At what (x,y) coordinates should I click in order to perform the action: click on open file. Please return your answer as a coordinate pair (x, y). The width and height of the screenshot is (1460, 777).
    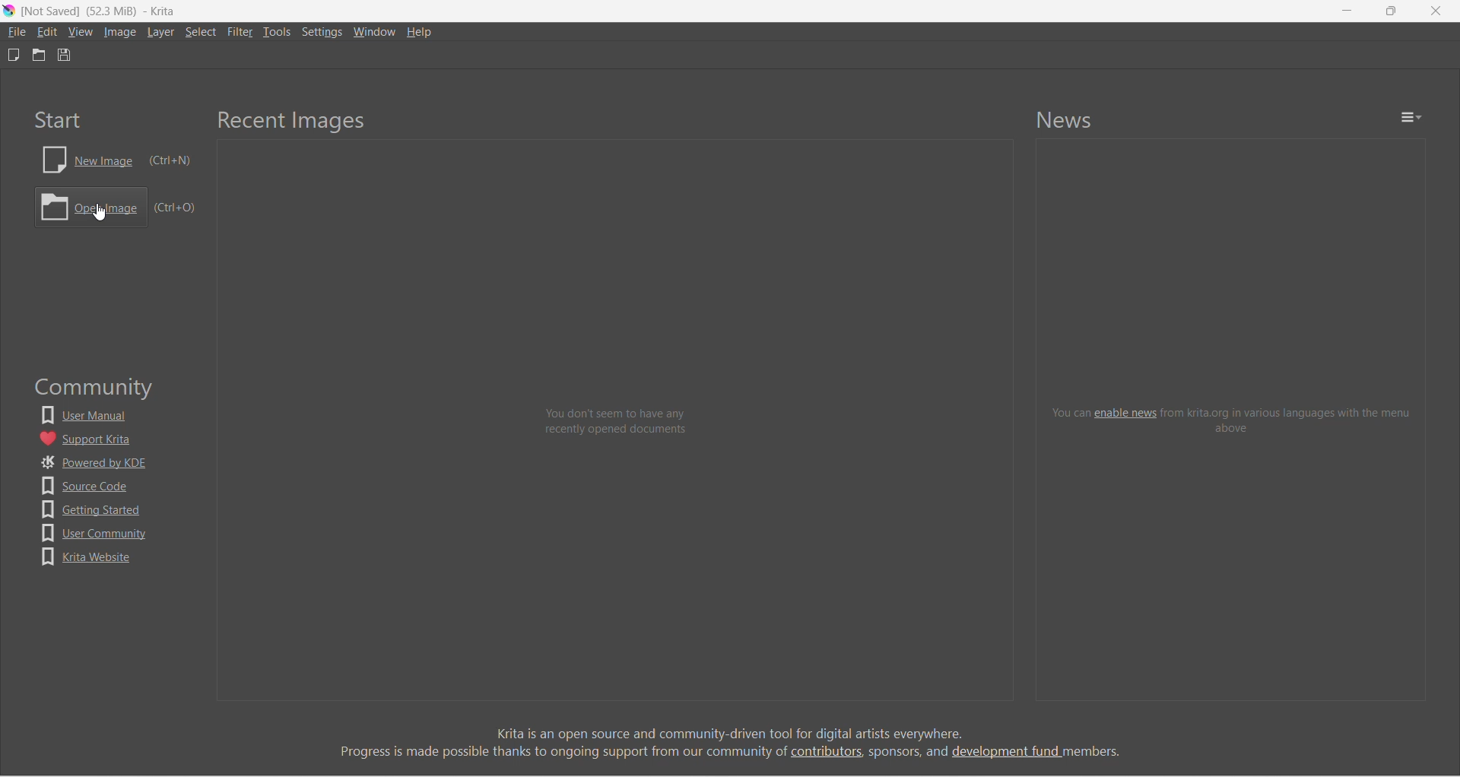
    Looking at the image, I should click on (39, 55).